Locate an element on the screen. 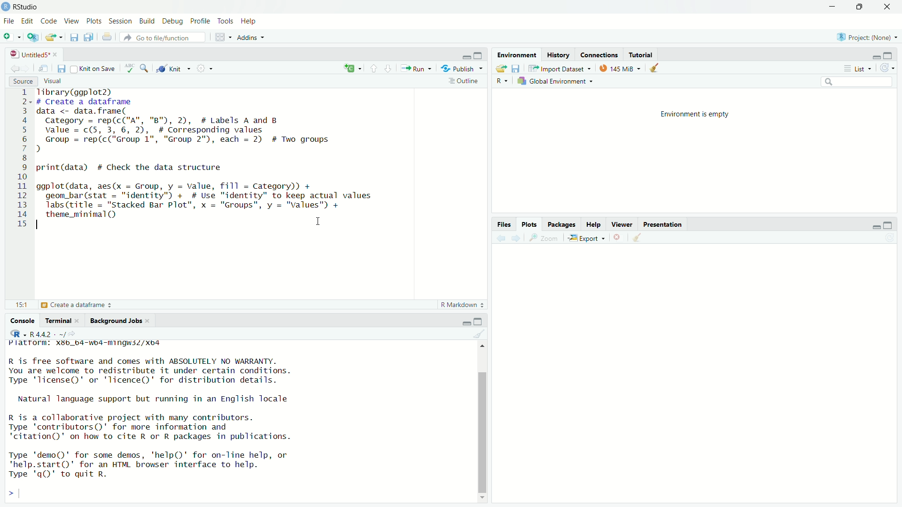 This screenshot has width=902, height=507. Presentation is located at coordinates (663, 224).